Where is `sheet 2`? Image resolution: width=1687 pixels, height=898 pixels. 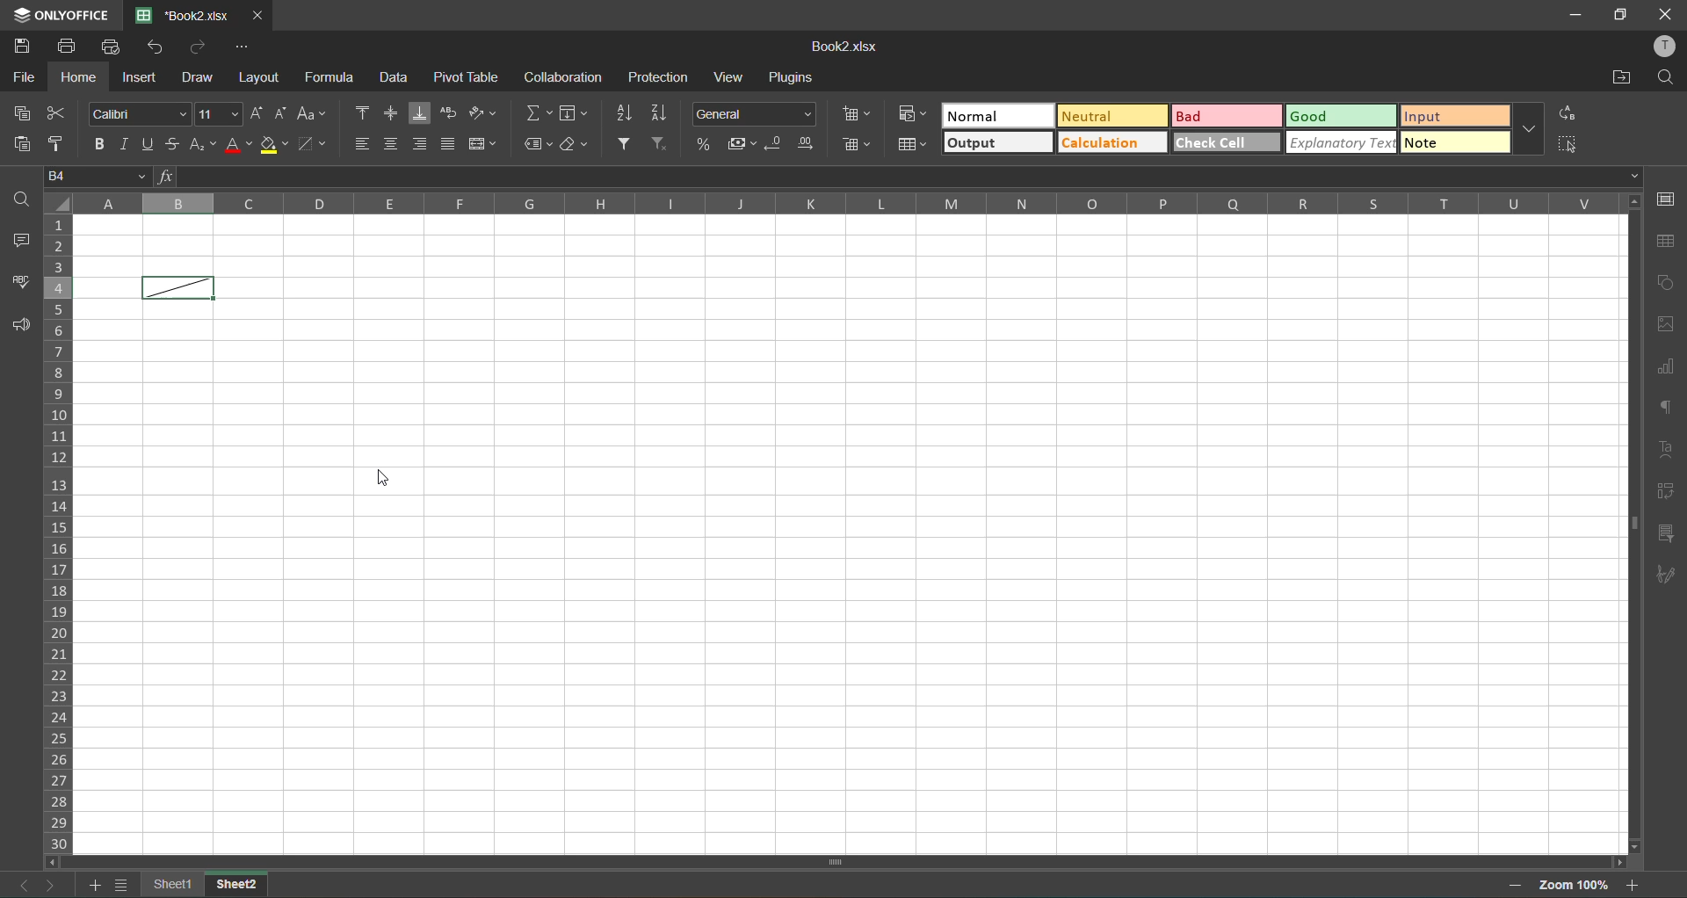 sheet 2 is located at coordinates (237, 883).